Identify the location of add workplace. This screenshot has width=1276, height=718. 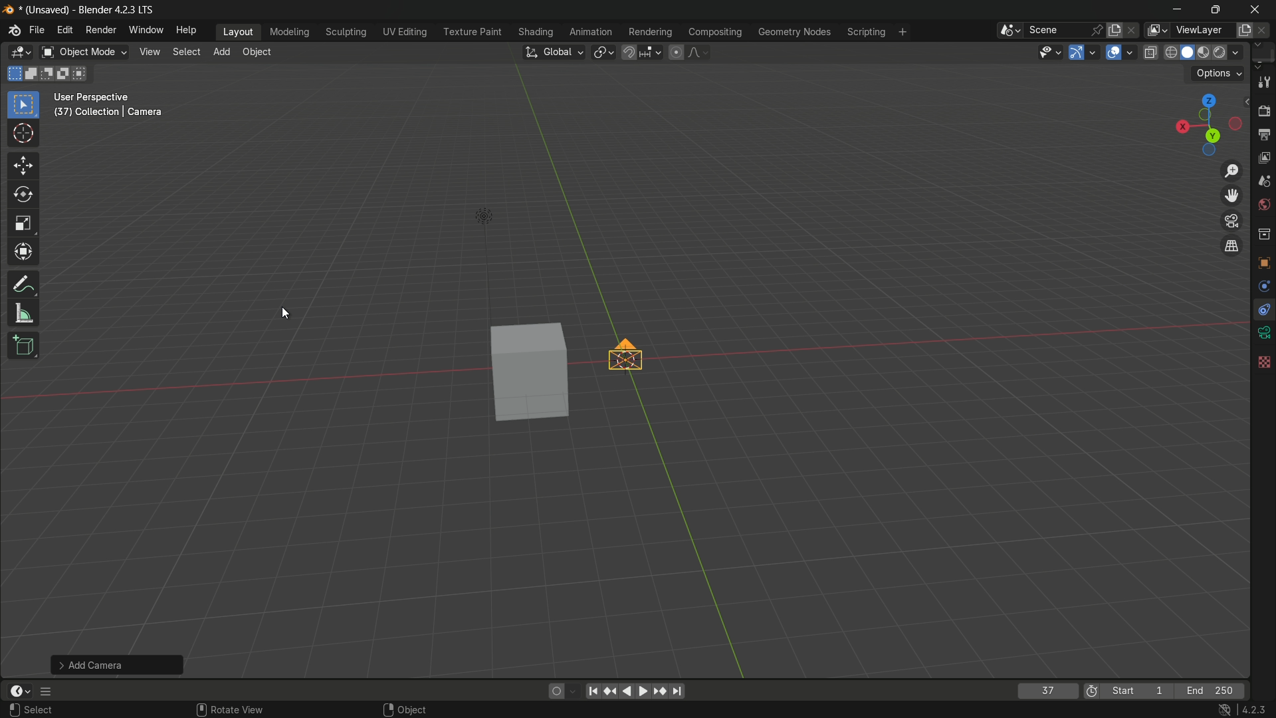
(906, 33).